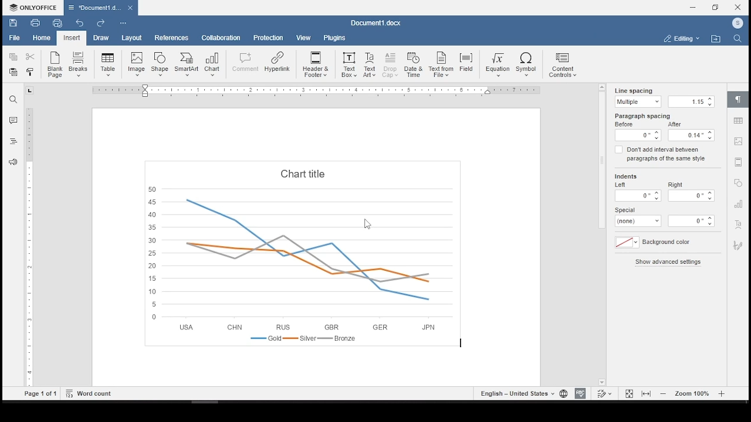 This screenshot has width=751, height=422. What do you see at coordinates (316, 63) in the screenshot?
I see `header & footer` at bounding box center [316, 63].